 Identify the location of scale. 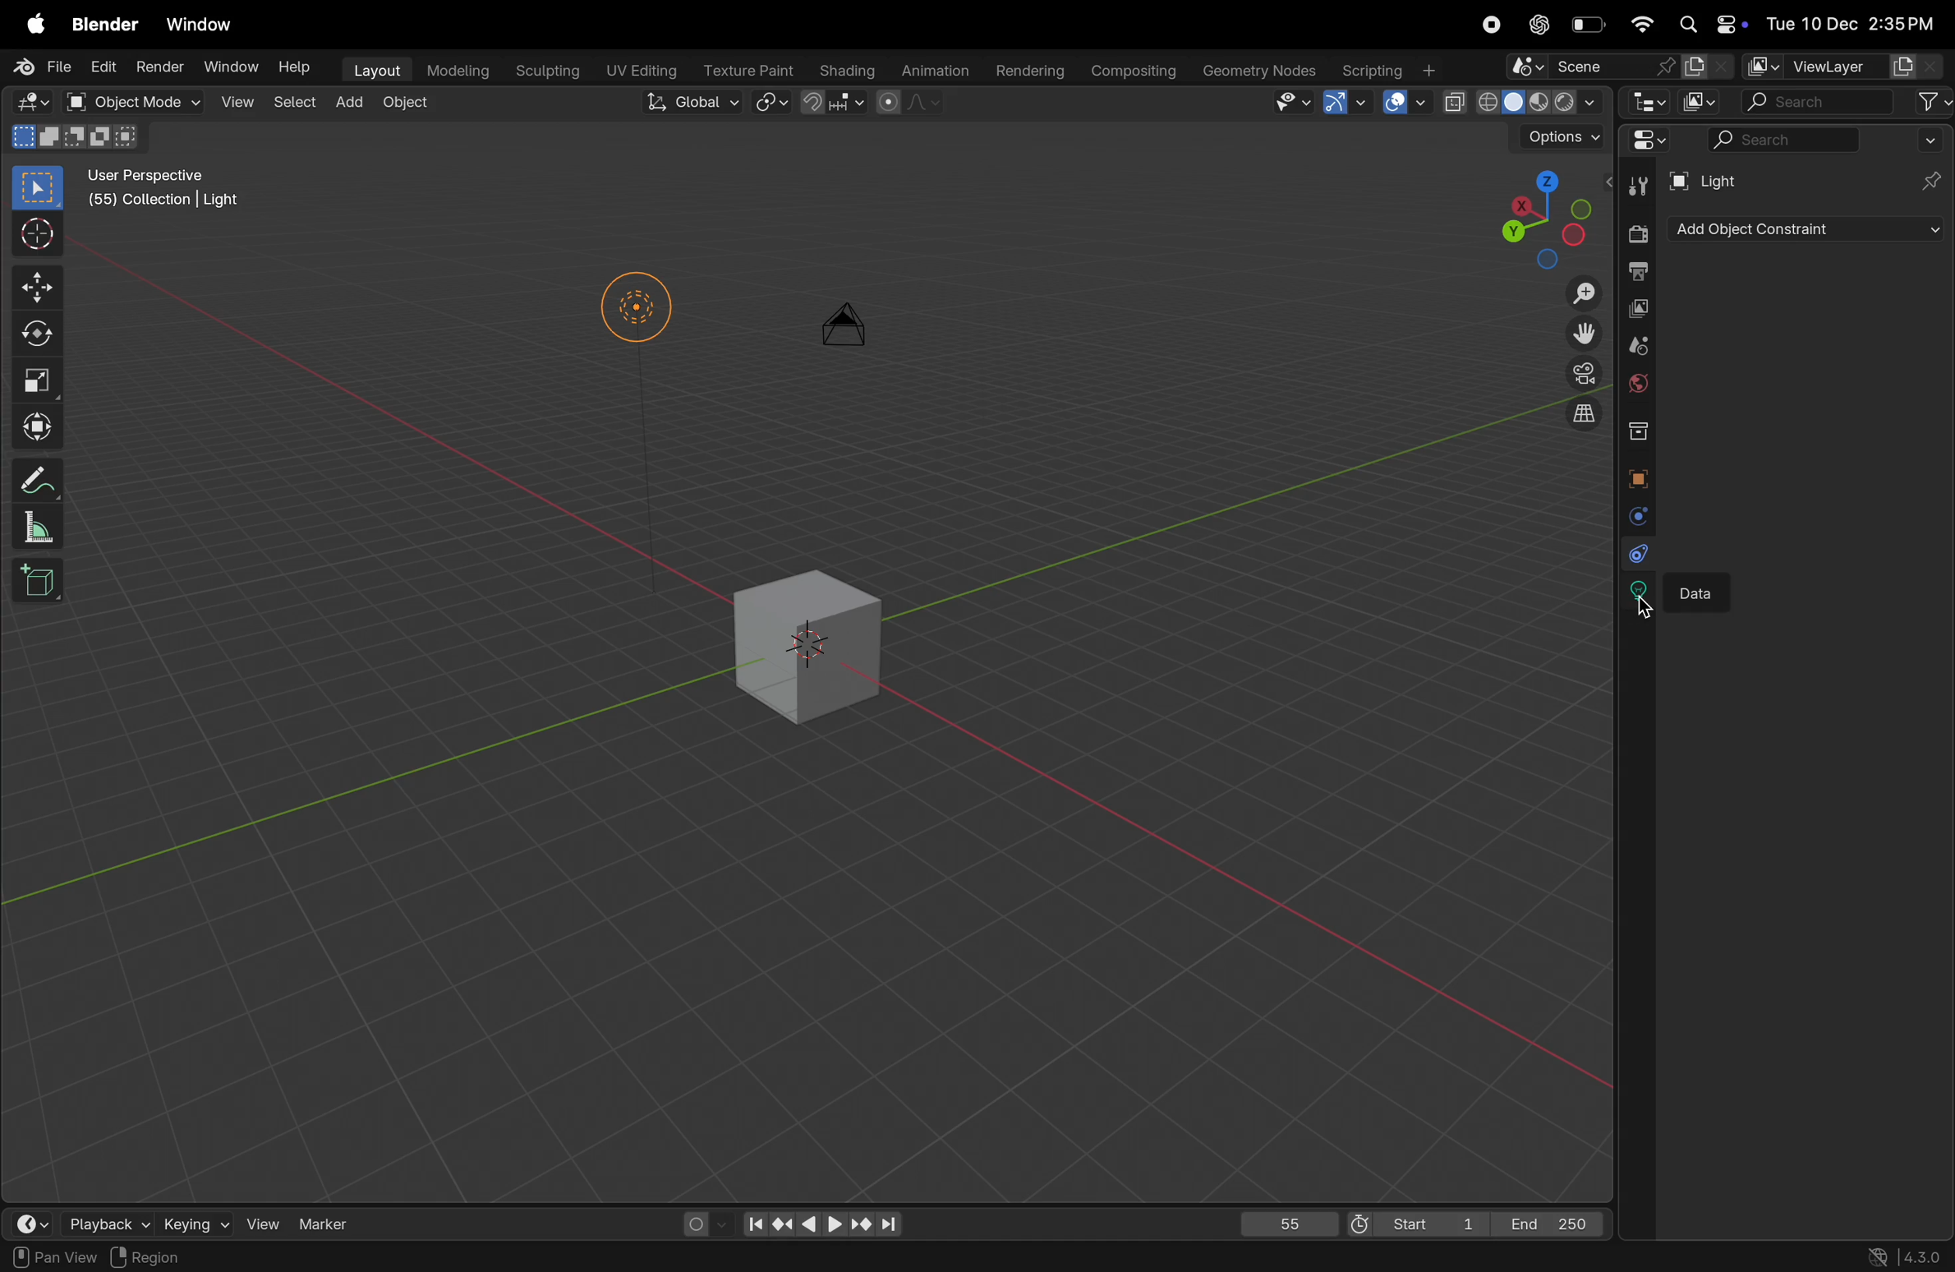
(37, 529).